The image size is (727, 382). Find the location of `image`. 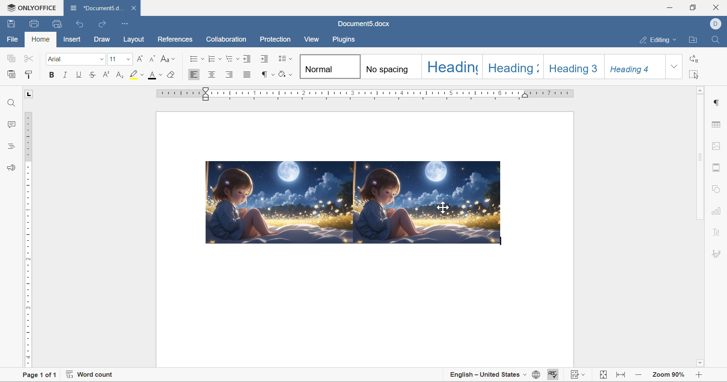

image is located at coordinates (281, 203).